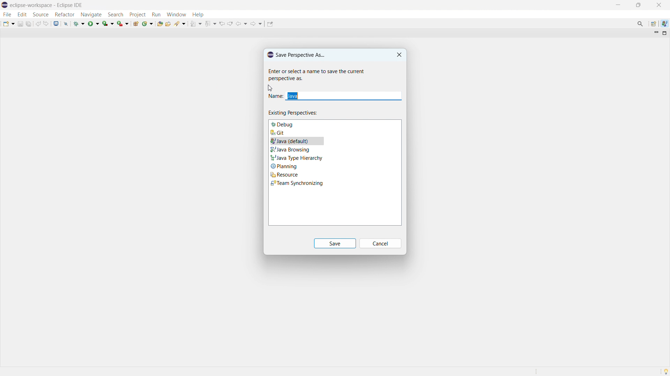 The width and height of the screenshot is (670, 376). Describe the element at coordinates (198, 15) in the screenshot. I see `help` at that location.